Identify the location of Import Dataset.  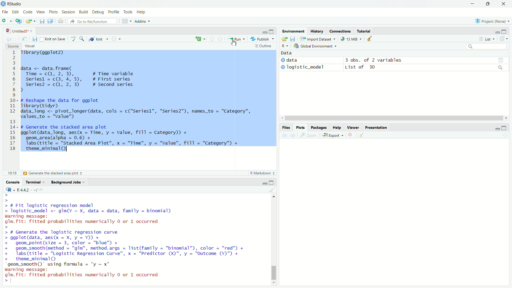
(320, 40).